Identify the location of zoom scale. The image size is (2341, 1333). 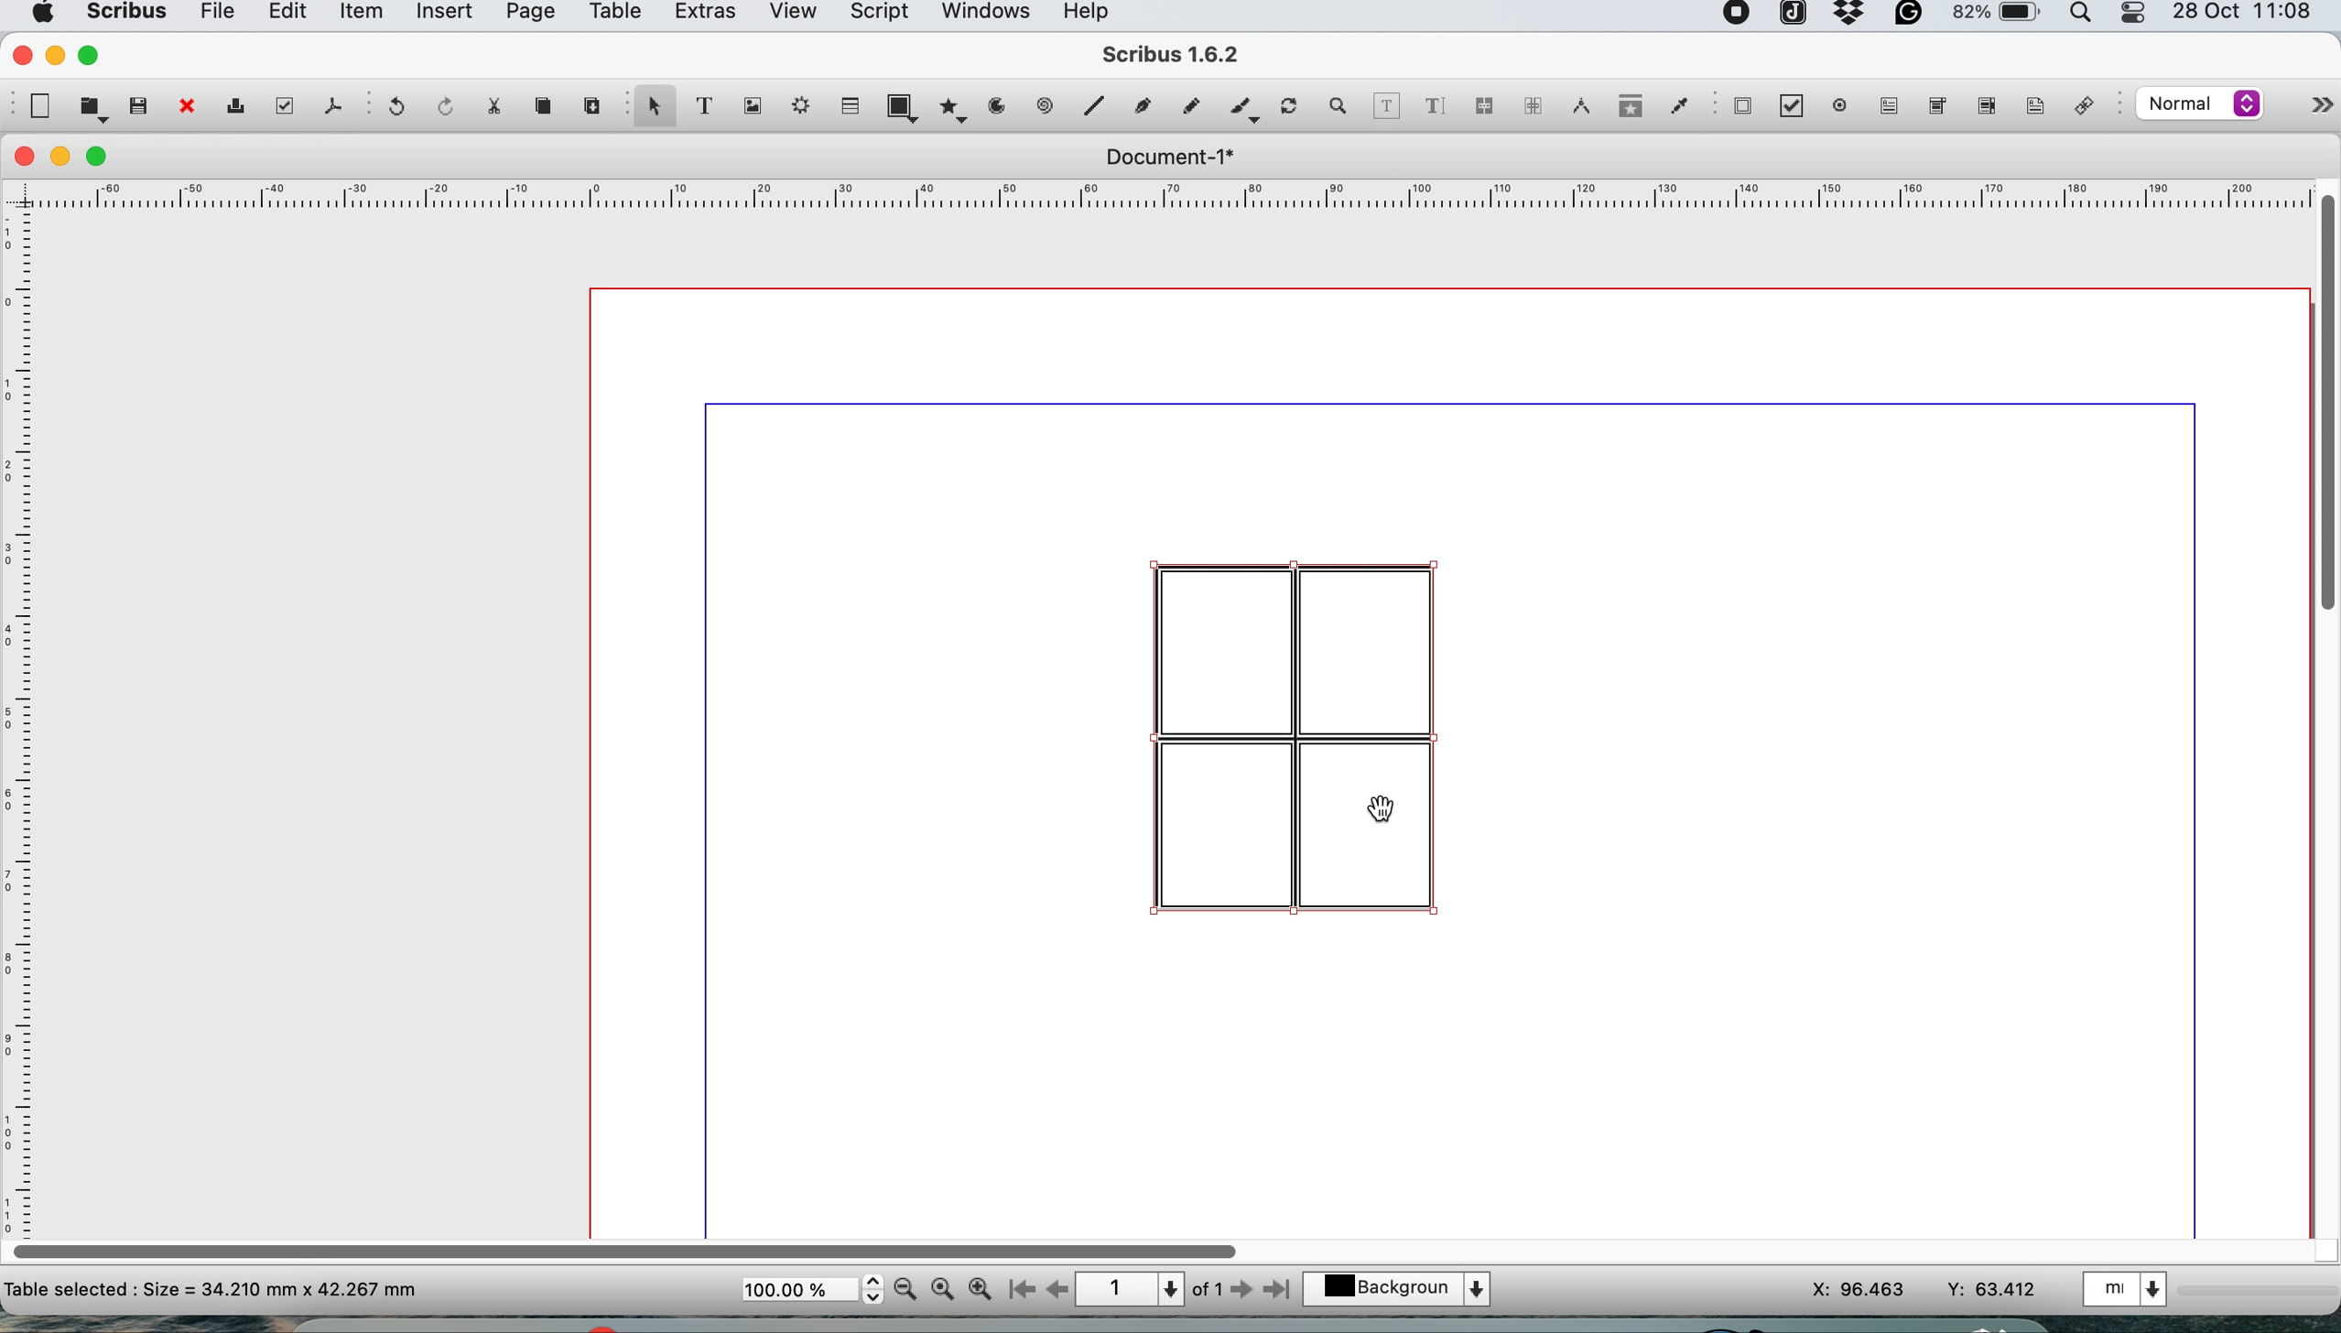
(811, 1290).